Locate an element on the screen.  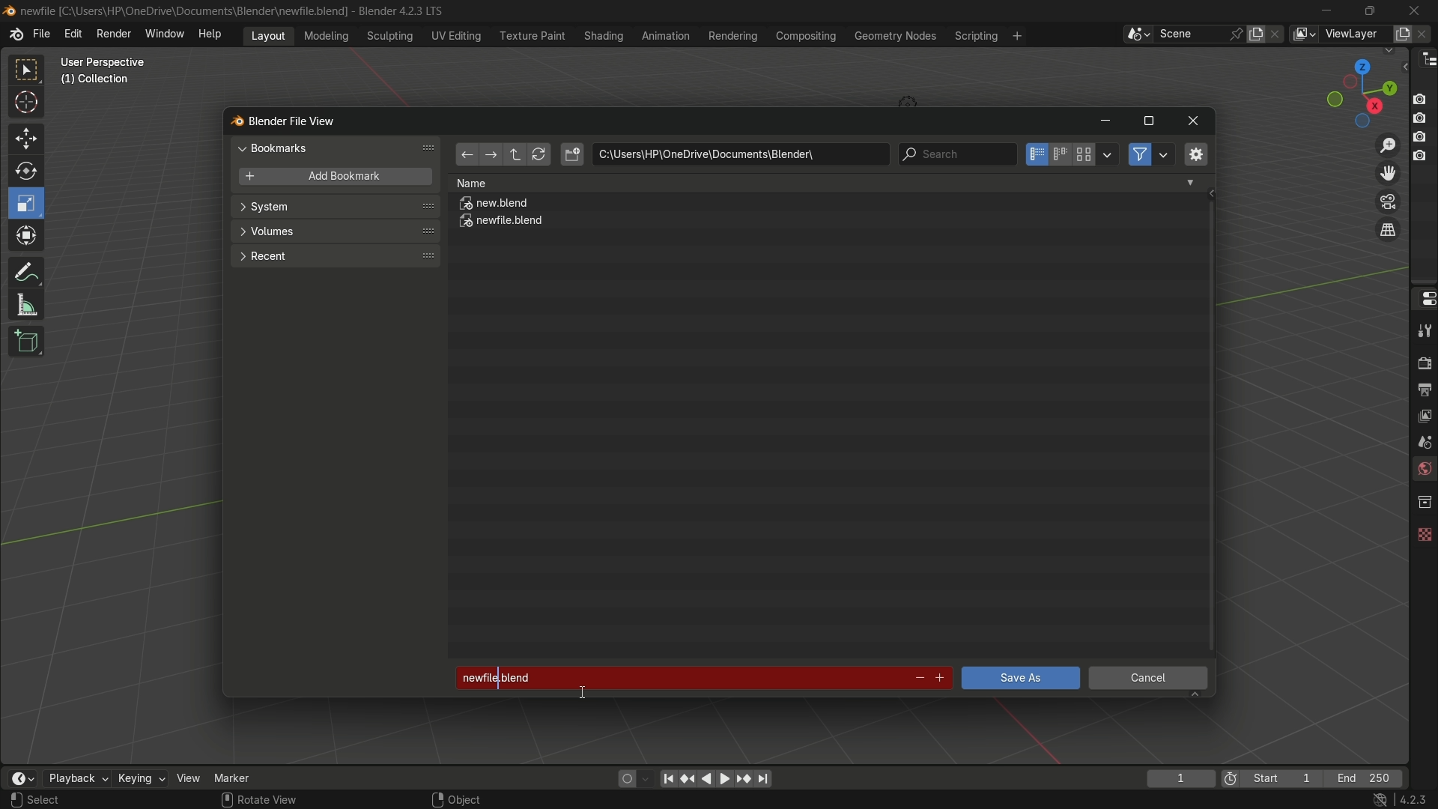
increment file number is located at coordinates (941, 679).